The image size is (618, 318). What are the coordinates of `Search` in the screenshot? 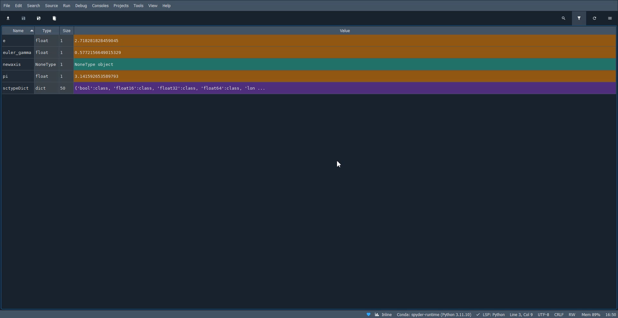 It's located at (564, 18).